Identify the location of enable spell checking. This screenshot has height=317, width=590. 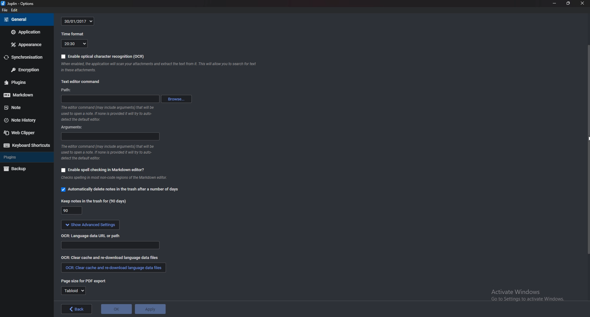
(110, 169).